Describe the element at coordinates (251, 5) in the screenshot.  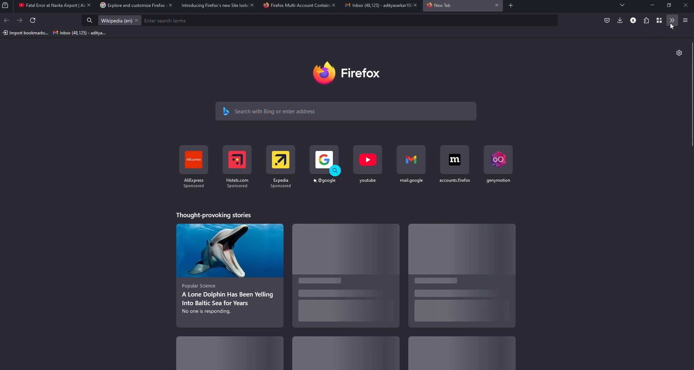
I see `close` at that location.